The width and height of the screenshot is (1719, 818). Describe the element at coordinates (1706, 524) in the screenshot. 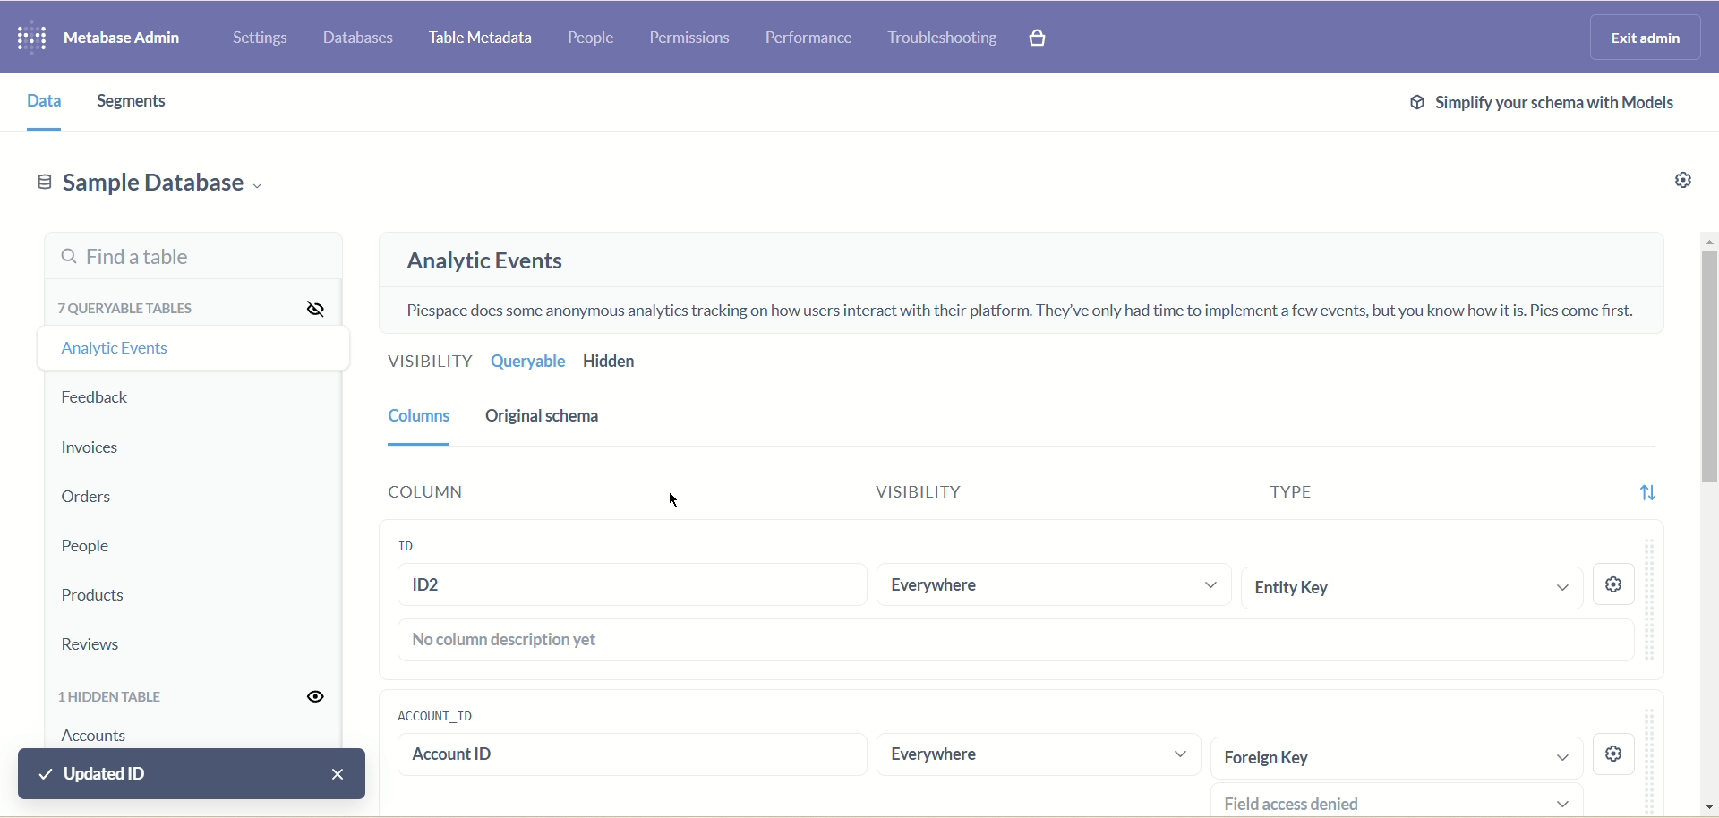

I see `Vertical scroll bar` at that location.